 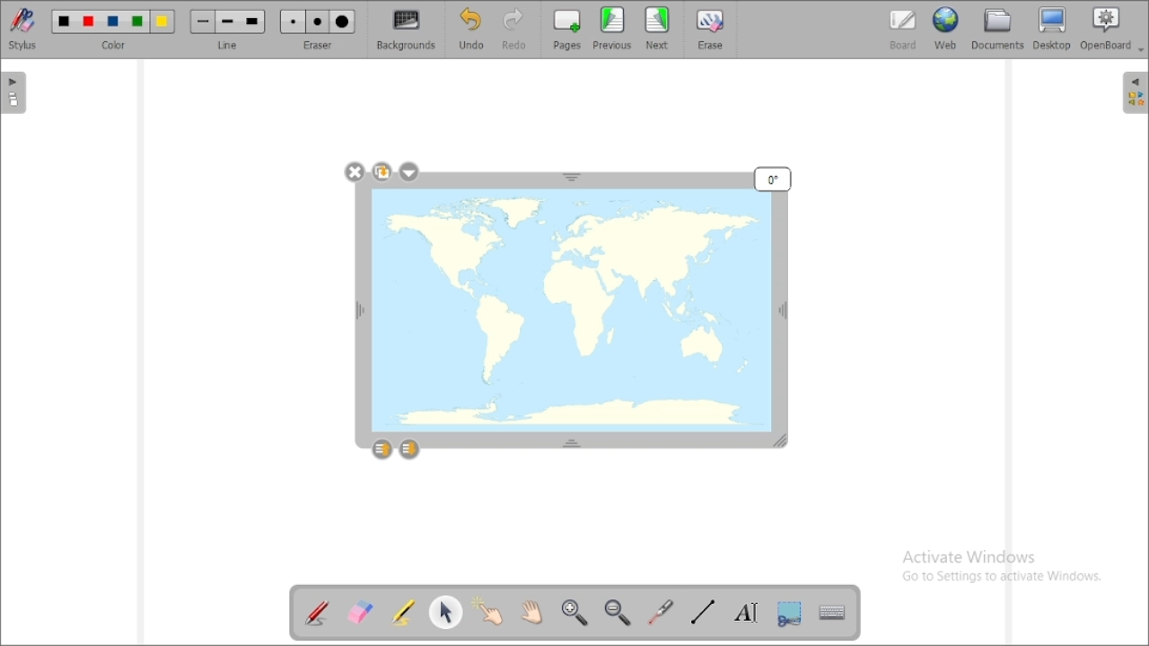 I want to click on next, so click(x=657, y=28).